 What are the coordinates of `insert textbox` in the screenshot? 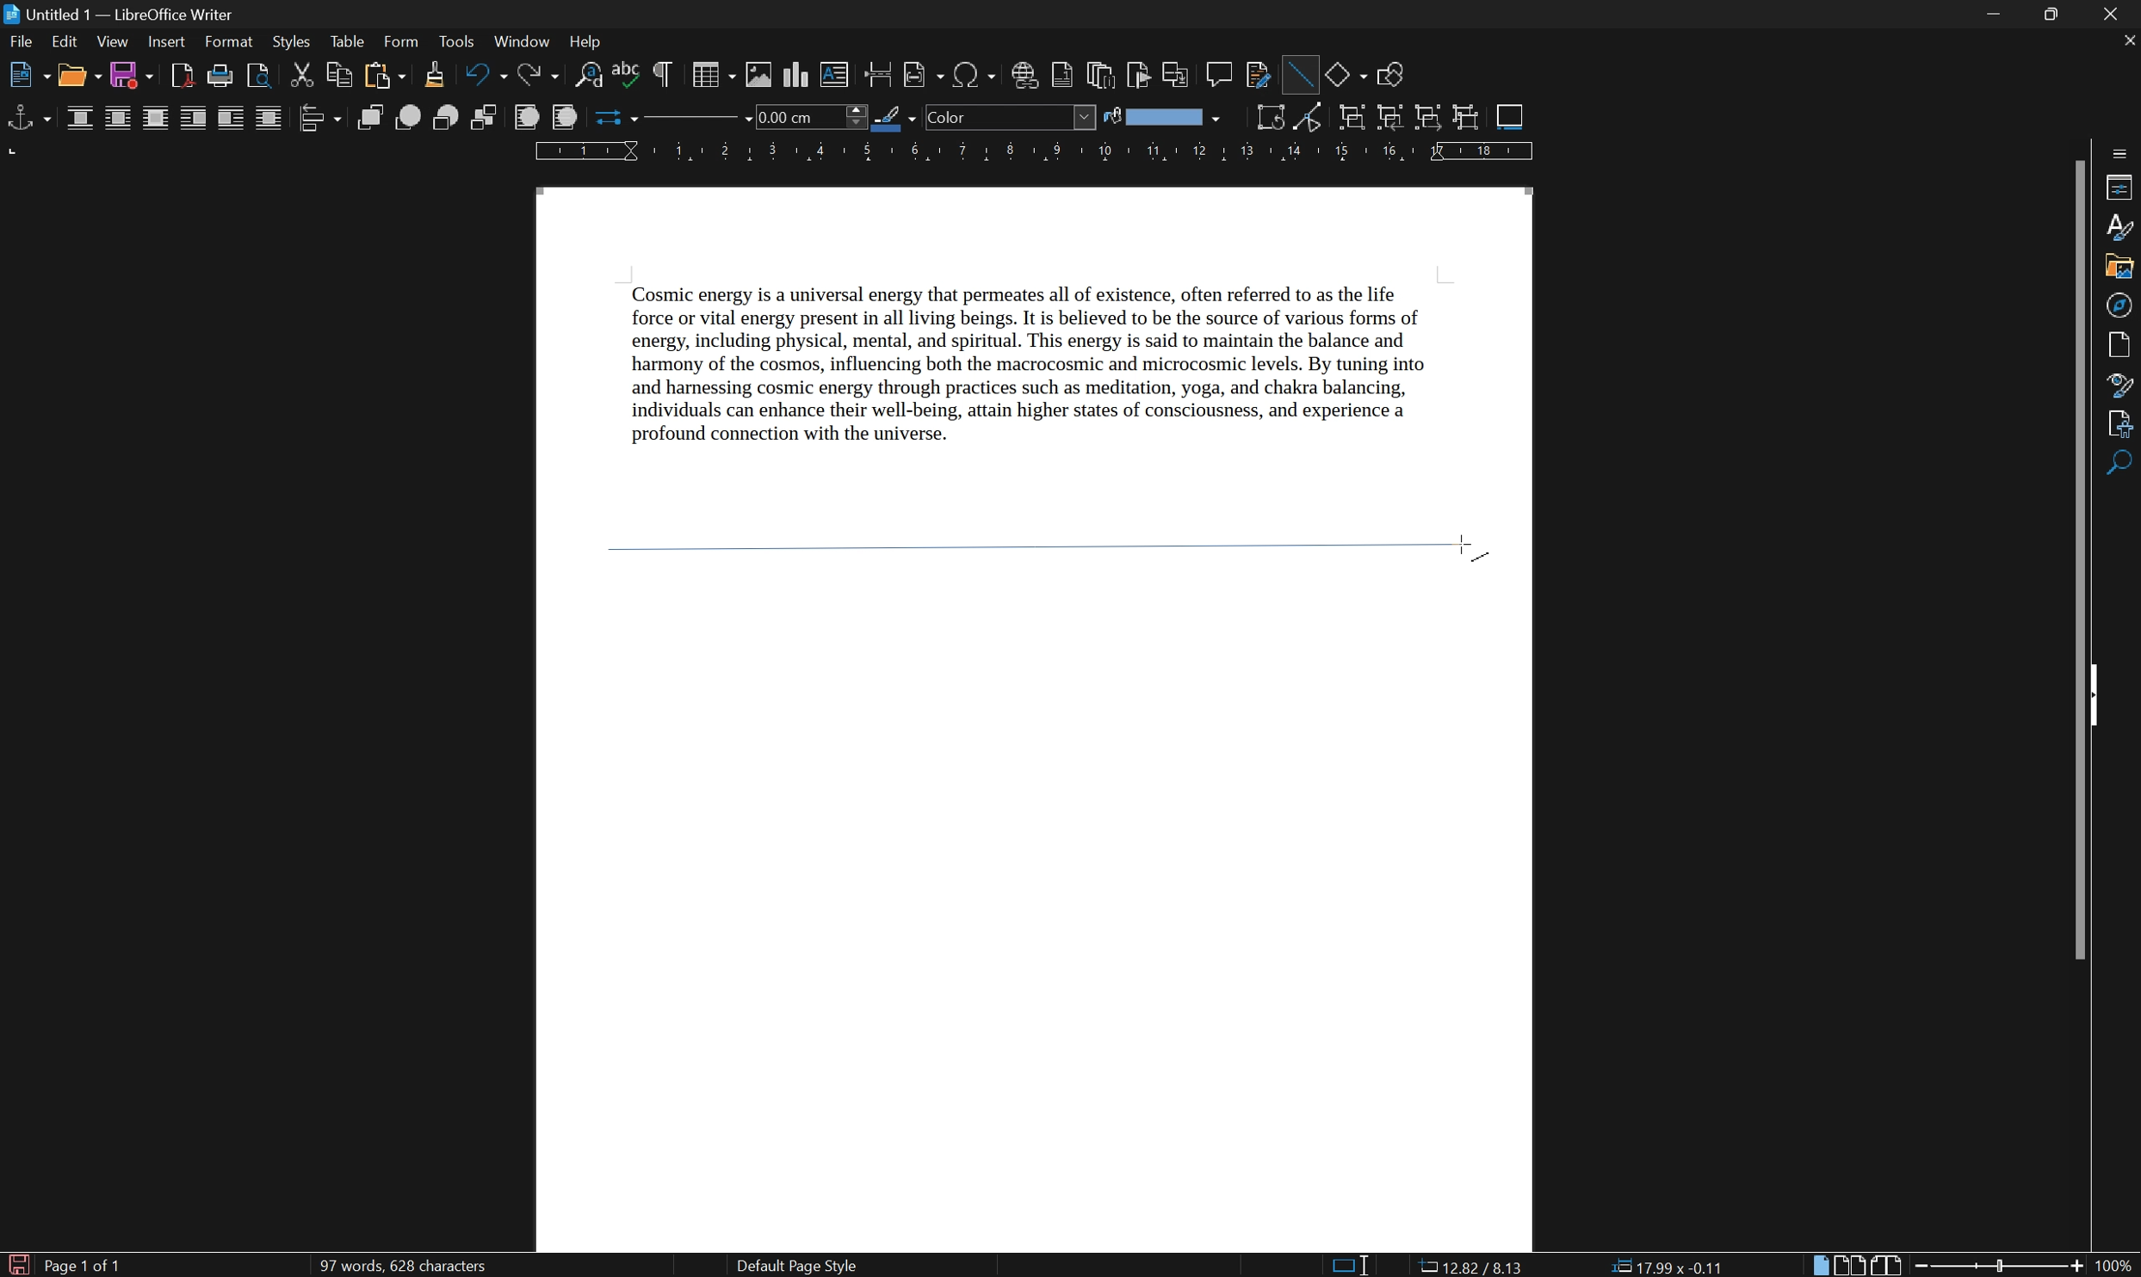 It's located at (835, 73).